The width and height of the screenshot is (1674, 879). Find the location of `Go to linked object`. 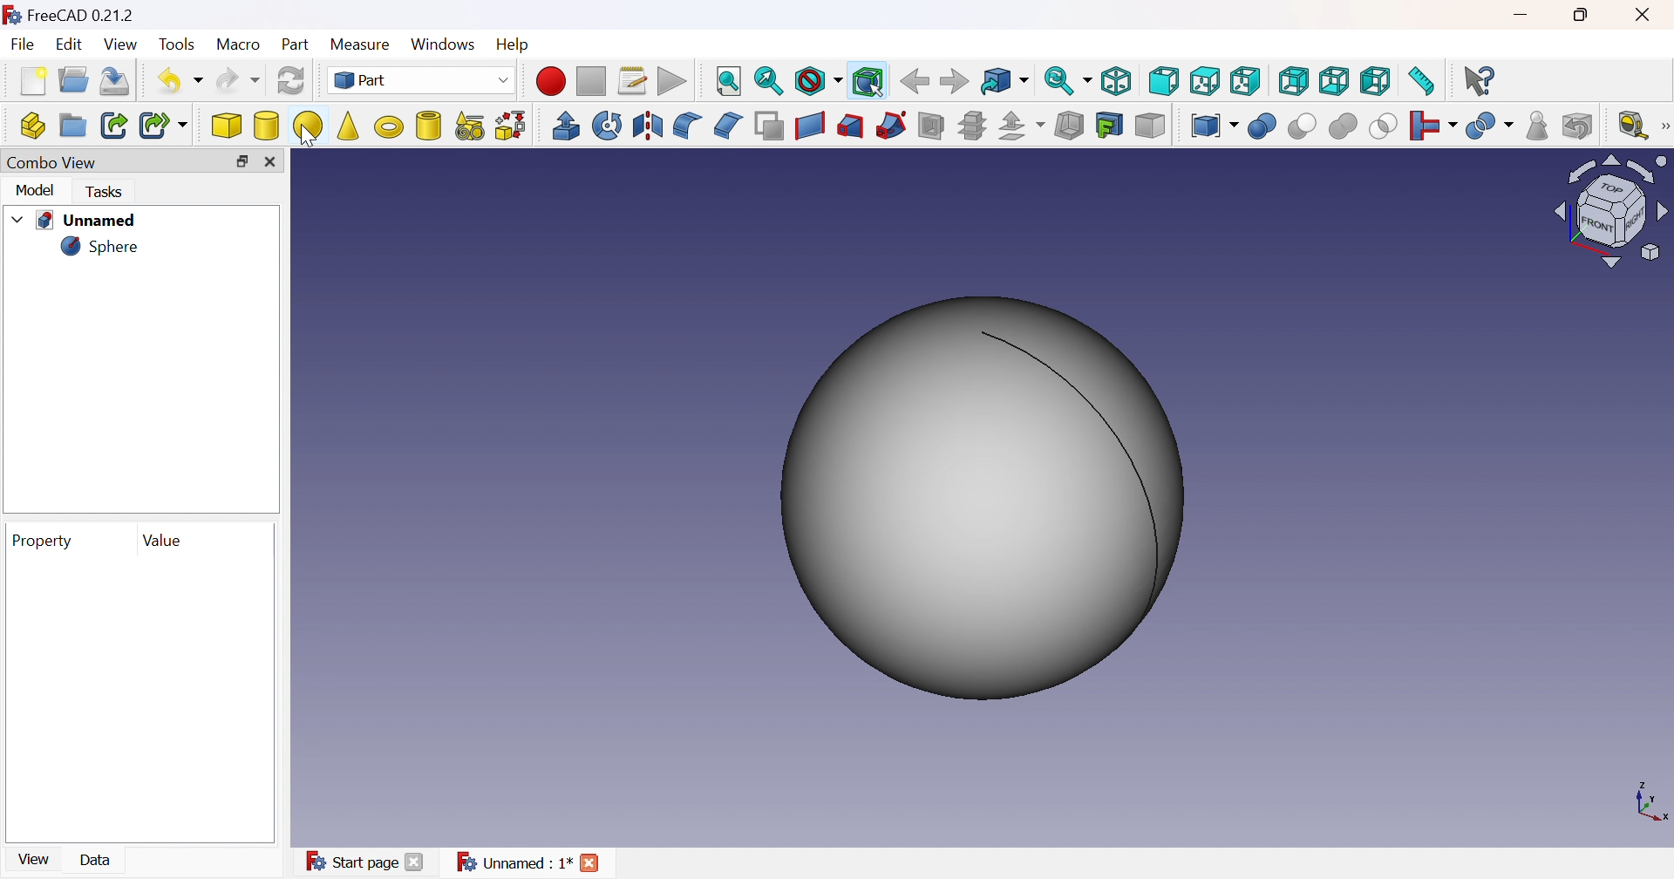

Go to linked object is located at coordinates (1004, 82).